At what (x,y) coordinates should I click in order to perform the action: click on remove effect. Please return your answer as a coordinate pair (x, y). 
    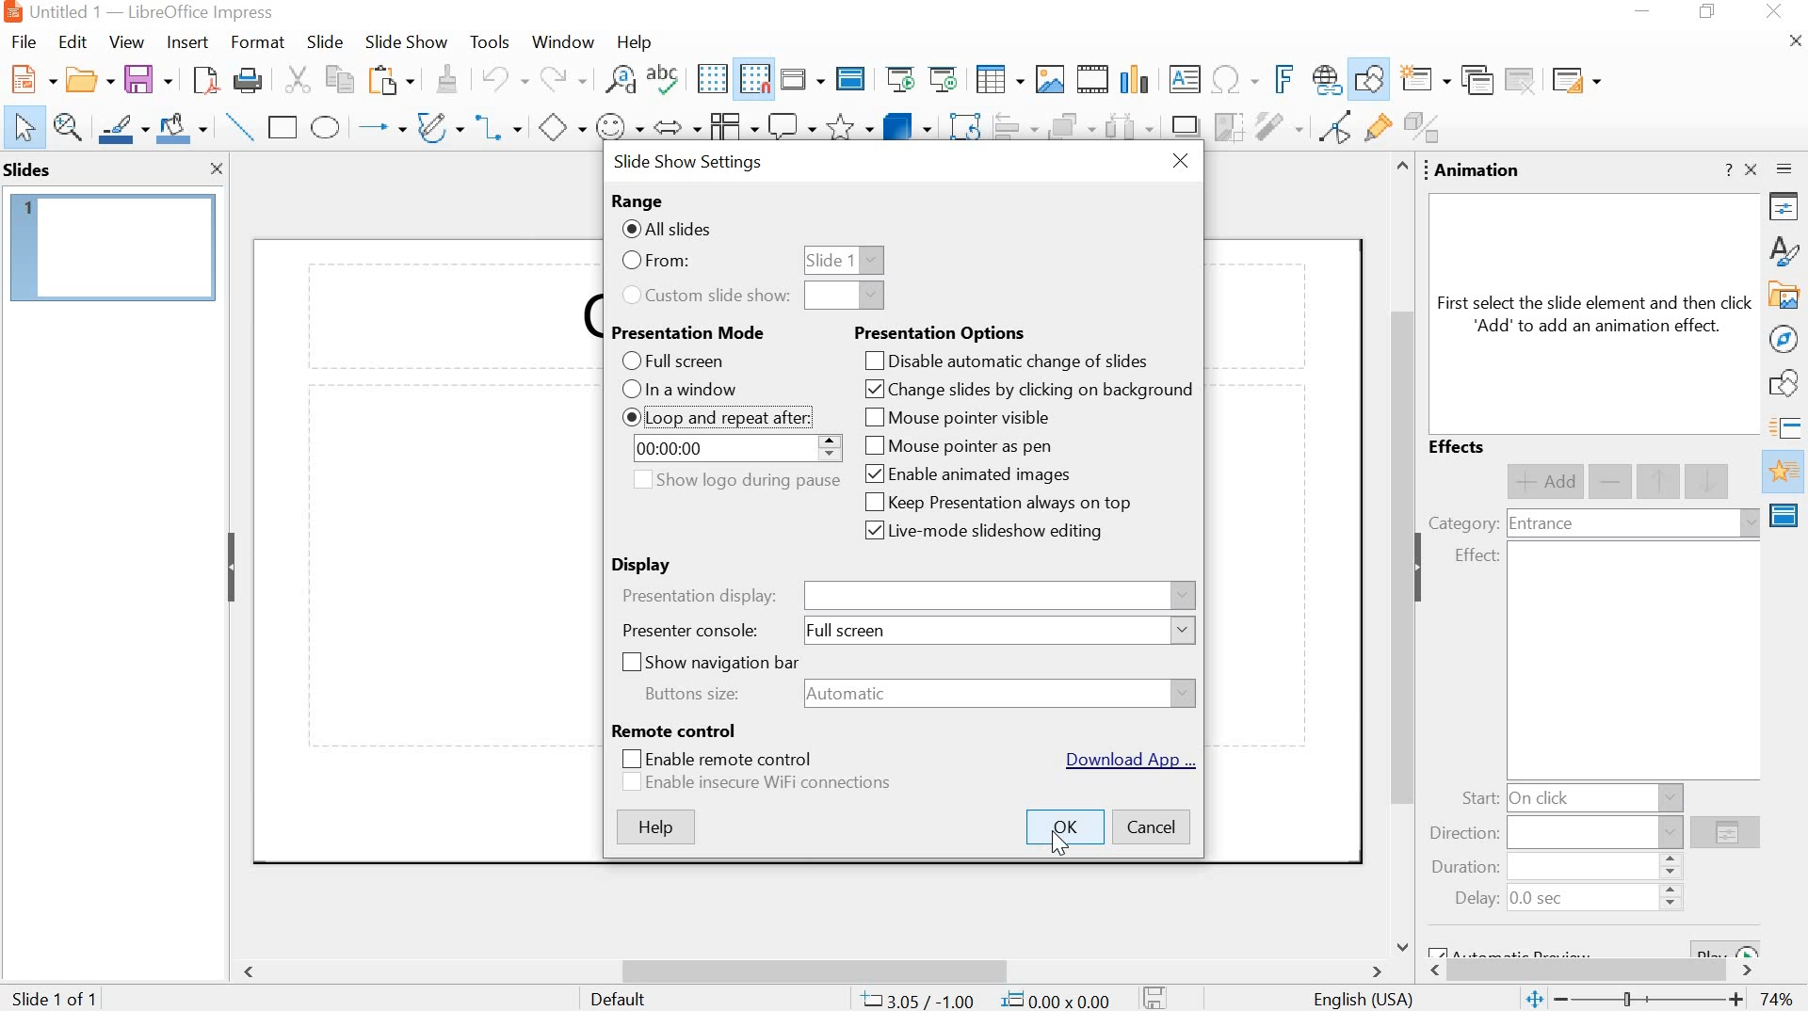
    Looking at the image, I should click on (1612, 483).